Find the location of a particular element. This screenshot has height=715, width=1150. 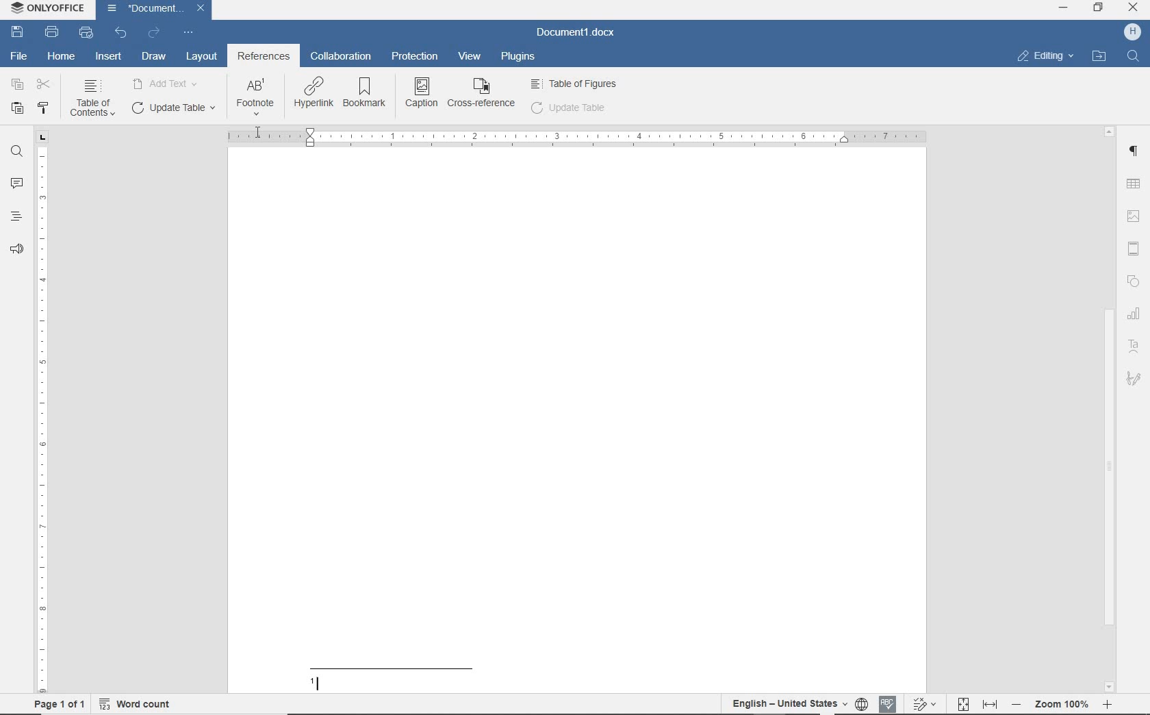

MINIMIZE is located at coordinates (1063, 8).